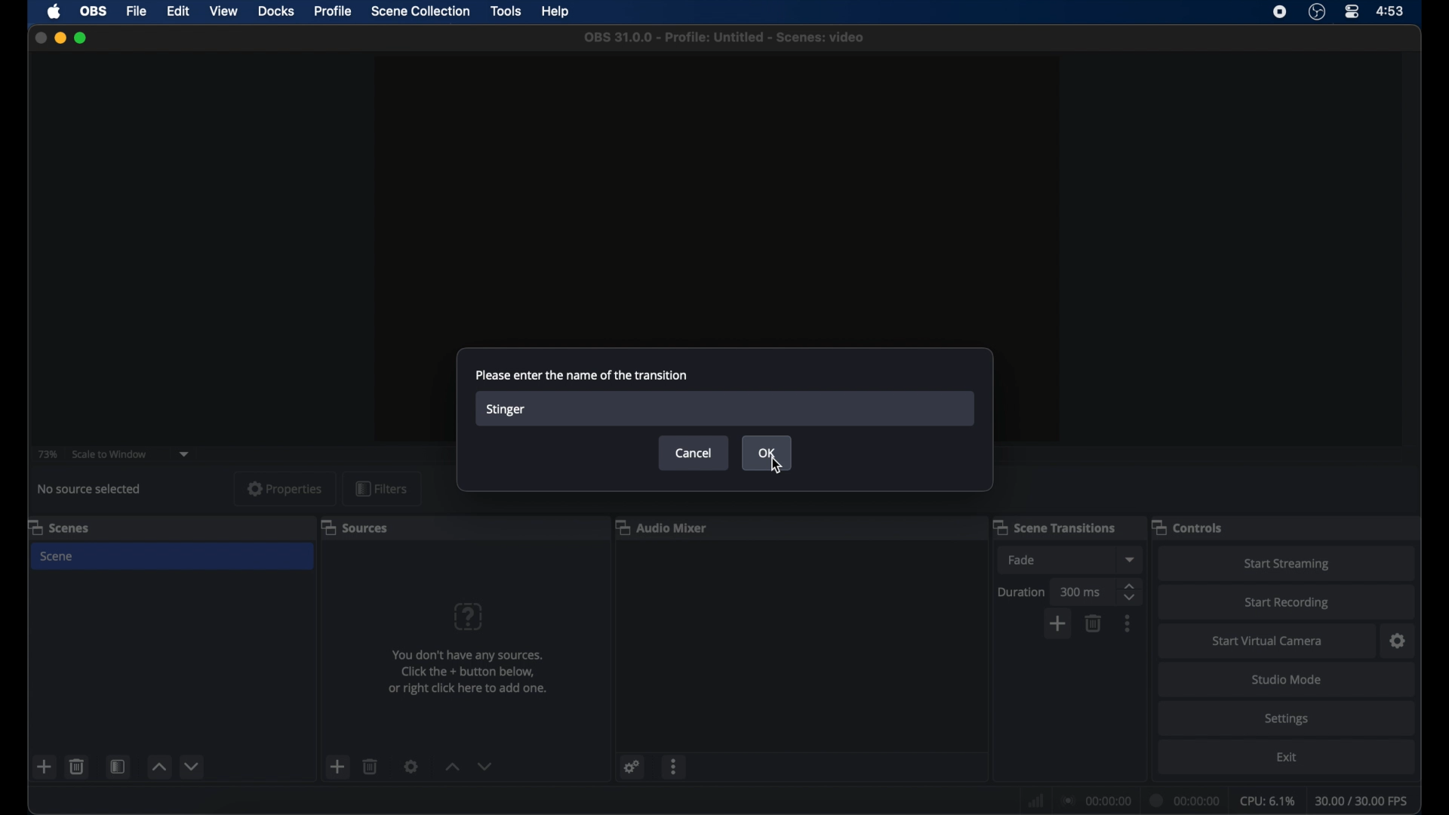  What do you see at coordinates (1287, 719) in the screenshot?
I see `settings` at bounding box center [1287, 719].